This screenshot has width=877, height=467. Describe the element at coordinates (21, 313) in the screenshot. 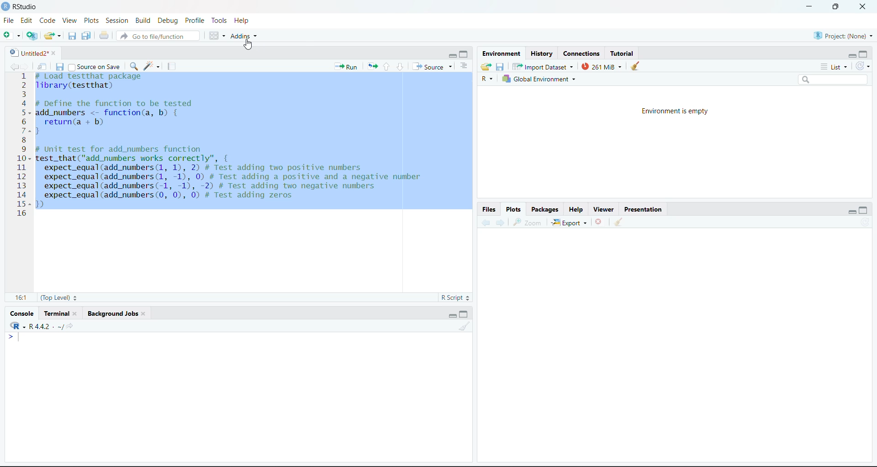

I see `Console` at that location.